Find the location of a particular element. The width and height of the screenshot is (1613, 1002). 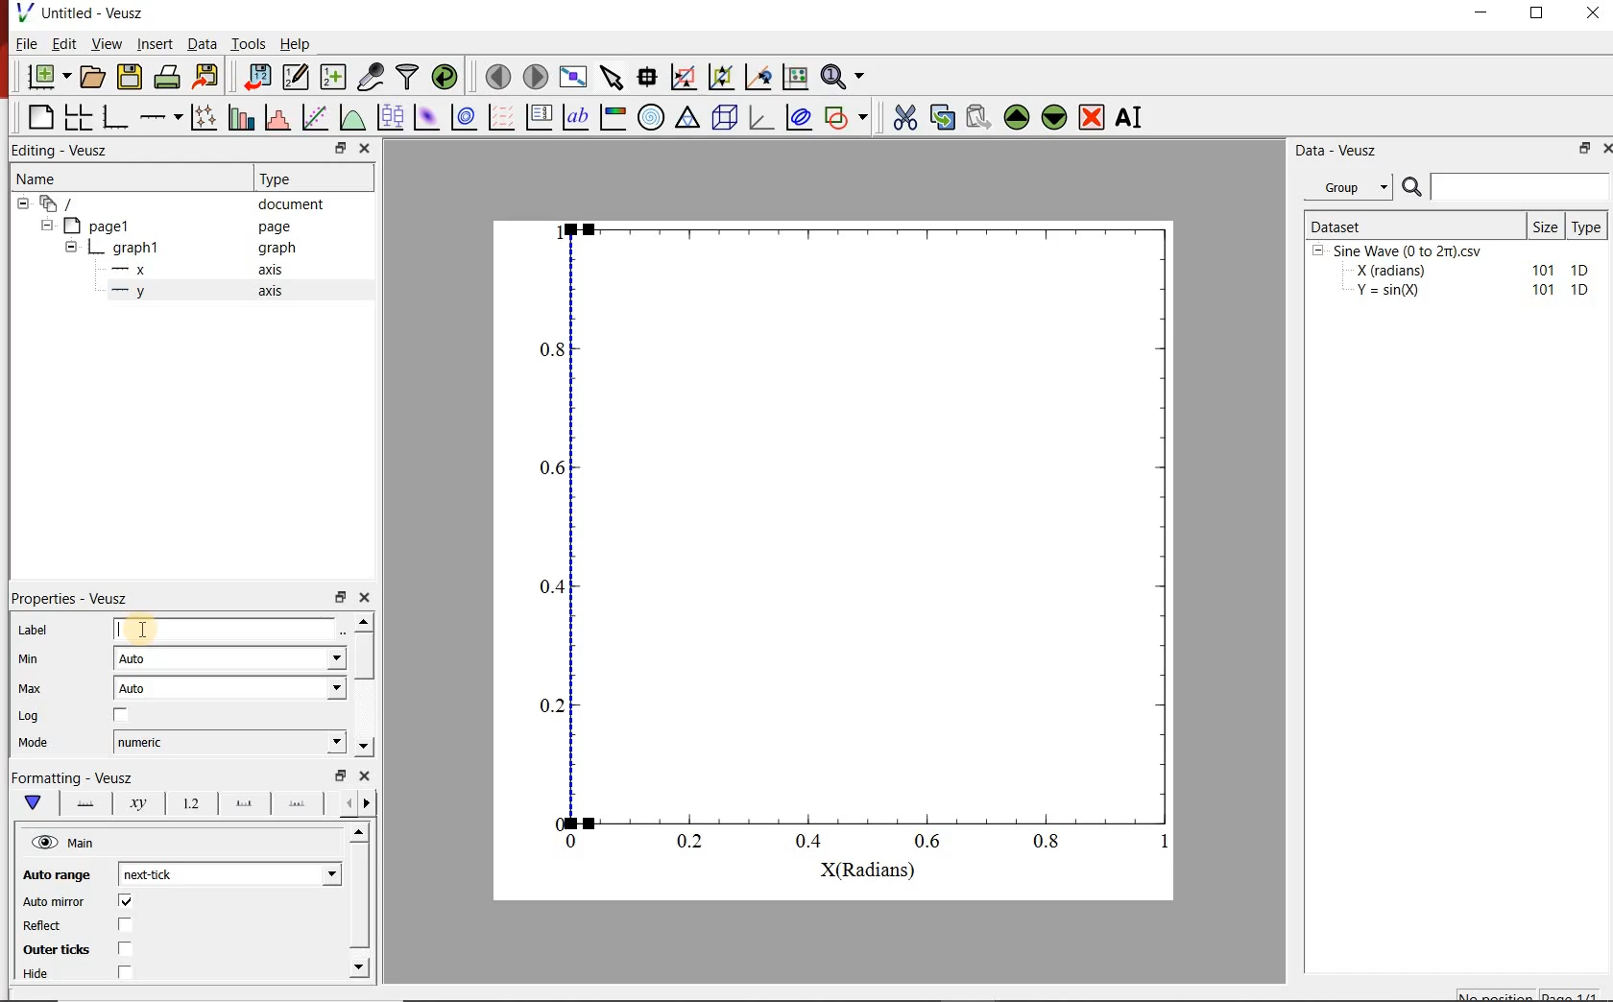

Help is located at coordinates (295, 44).